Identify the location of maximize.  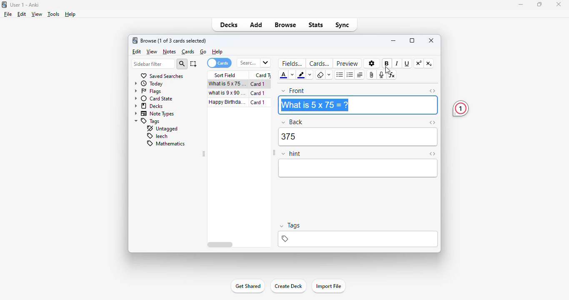
(540, 4).